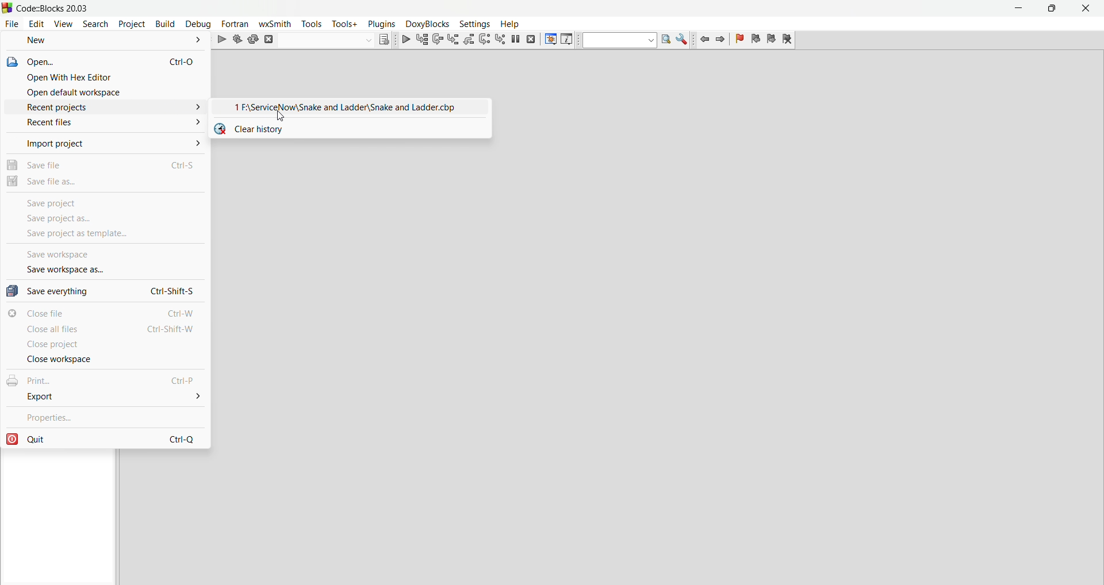  Describe the element at coordinates (426, 24) in the screenshot. I see `` at that location.